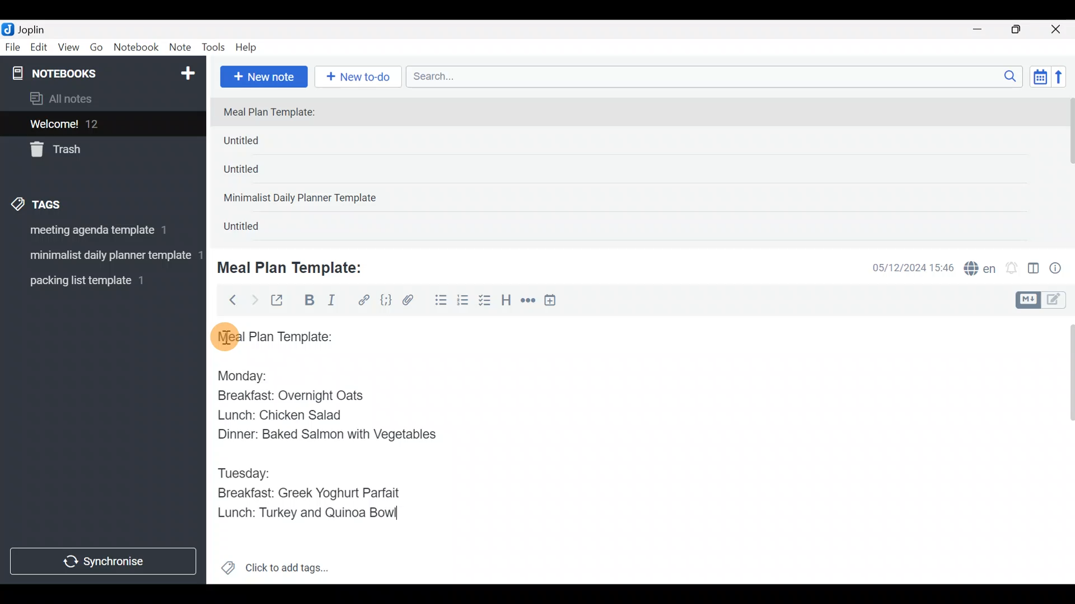 This screenshot has height=604, width=1075. I want to click on Trash, so click(96, 150).